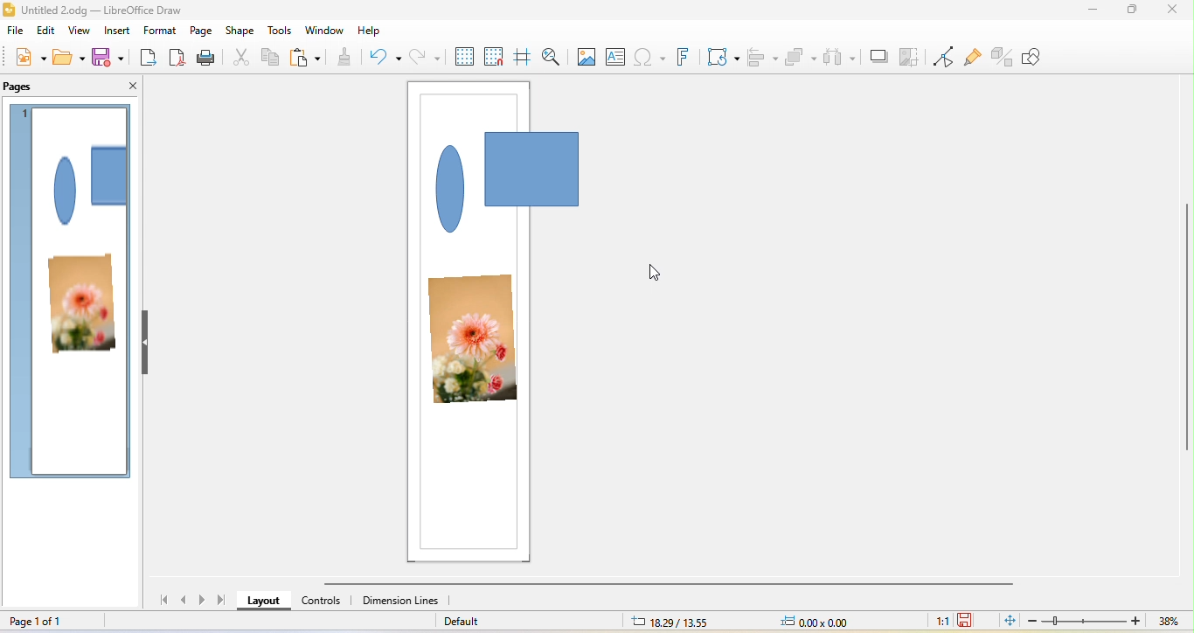 The width and height of the screenshot is (1194, 633). I want to click on photo, so click(80, 306).